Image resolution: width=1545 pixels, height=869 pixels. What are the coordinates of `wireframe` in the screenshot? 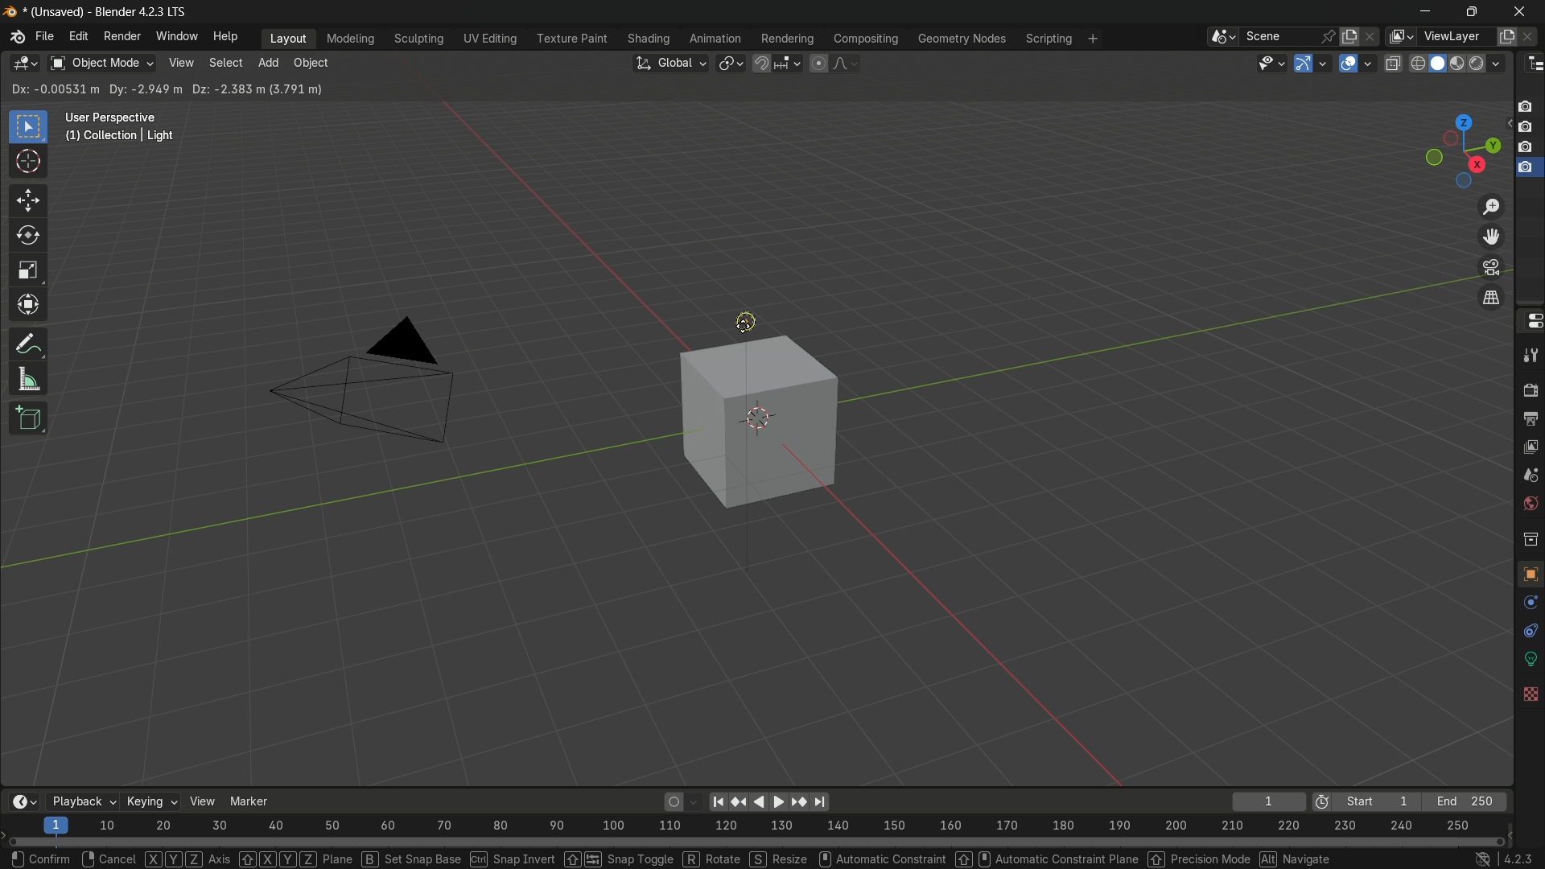 It's located at (1416, 65).